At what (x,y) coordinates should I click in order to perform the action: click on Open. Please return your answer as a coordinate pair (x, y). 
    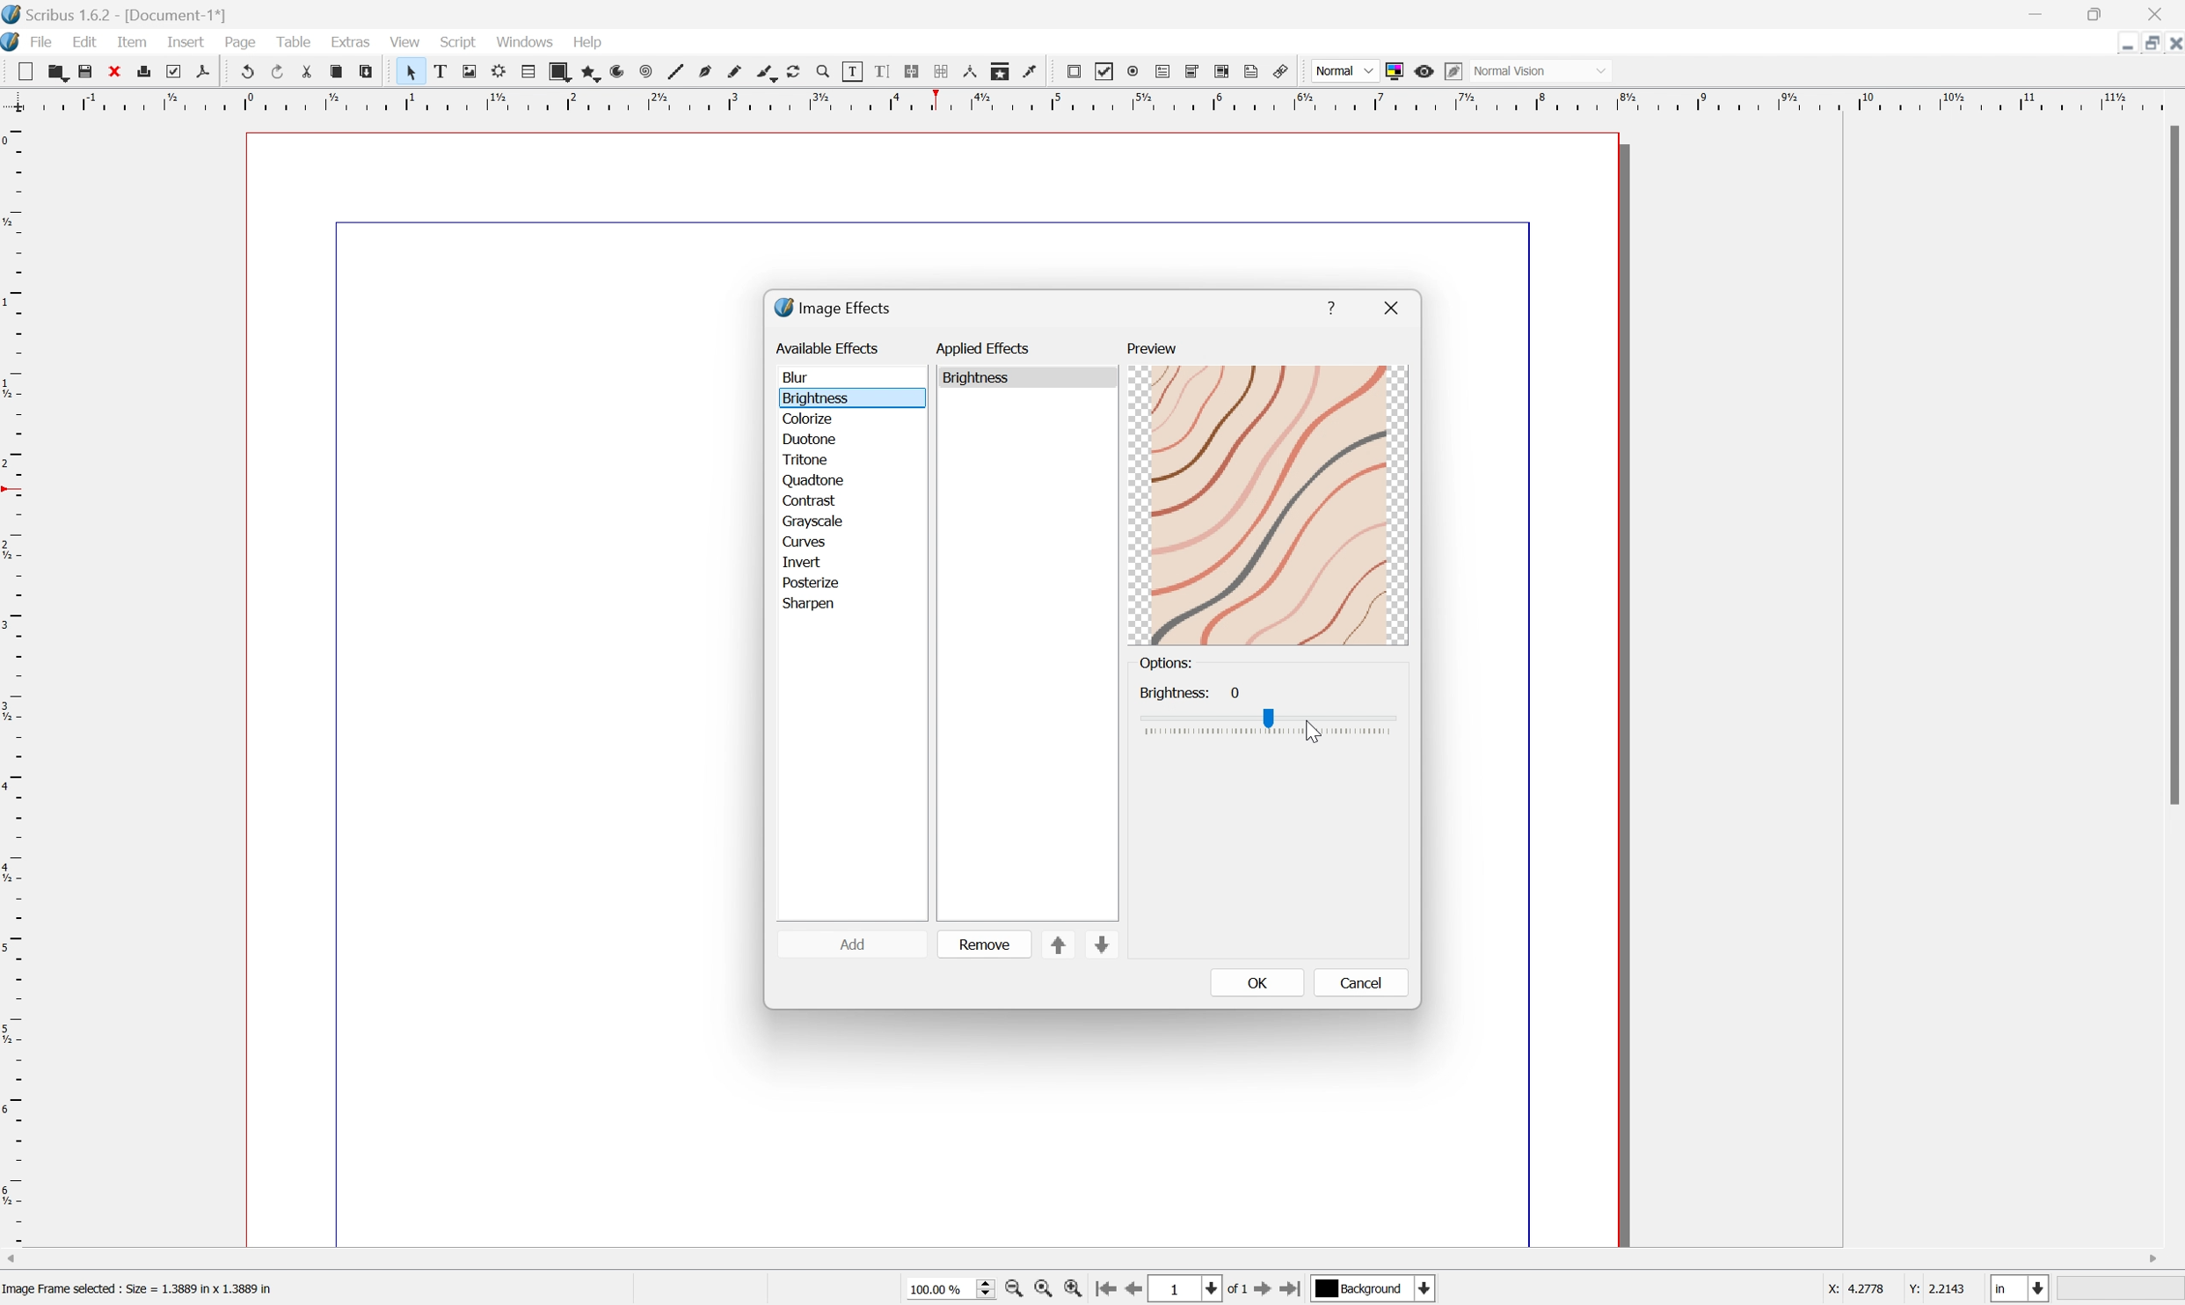
    Looking at the image, I should click on (55, 71).